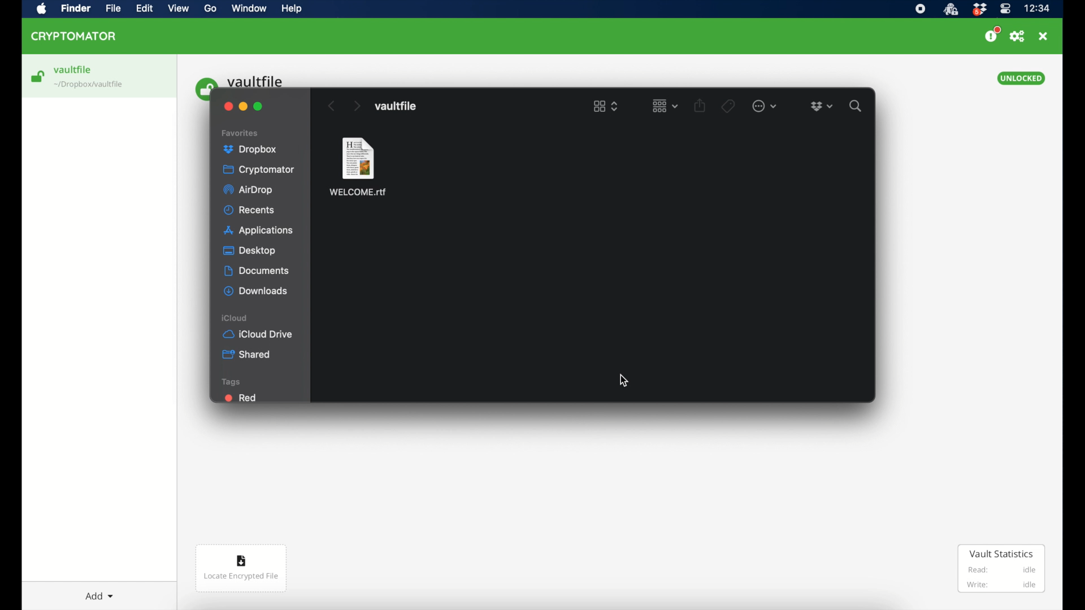 Image resolution: width=1085 pixels, height=610 pixels. What do you see at coordinates (1018, 37) in the screenshot?
I see `preferences` at bounding box center [1018, 37].